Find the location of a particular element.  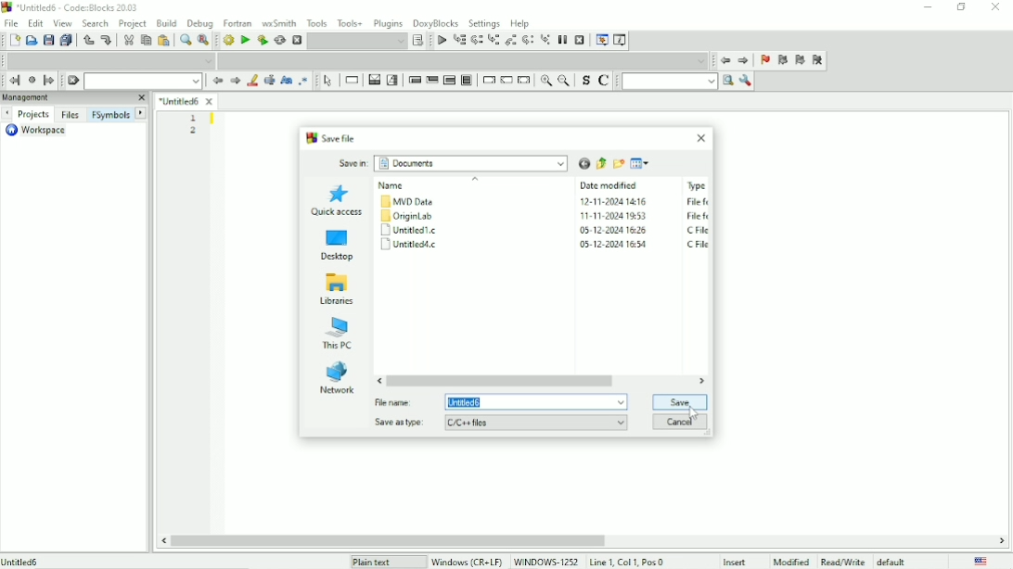

Stop debugger is located at coordinates (579, 40).